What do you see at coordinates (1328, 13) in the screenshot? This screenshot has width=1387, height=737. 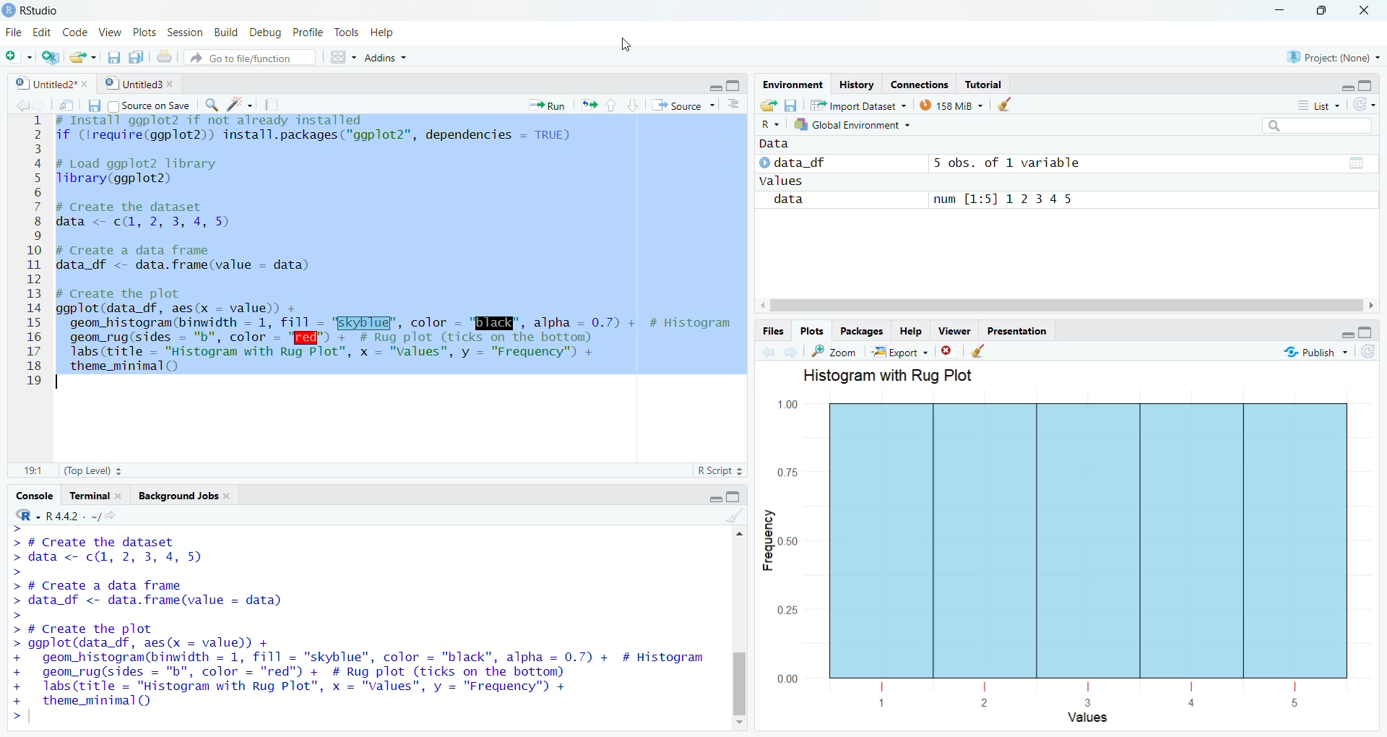 I see `maximize` at bounding box center [1328, 13].